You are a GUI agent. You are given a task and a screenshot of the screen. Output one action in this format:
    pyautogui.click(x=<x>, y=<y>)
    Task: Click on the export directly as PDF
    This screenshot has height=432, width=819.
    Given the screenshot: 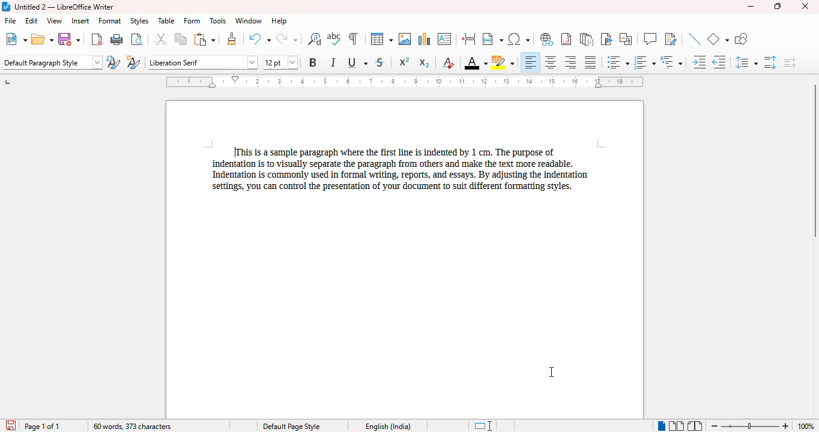 What is the action you would take?
    pyautogui.click(x=96, y=39)
    